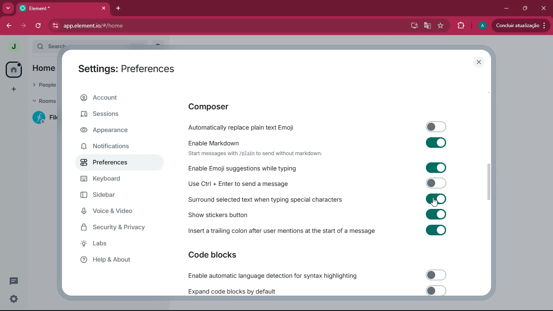 Image resolution: width=553 pixels, height=311 pixels. I want to click on add tab, so click(120, 9).